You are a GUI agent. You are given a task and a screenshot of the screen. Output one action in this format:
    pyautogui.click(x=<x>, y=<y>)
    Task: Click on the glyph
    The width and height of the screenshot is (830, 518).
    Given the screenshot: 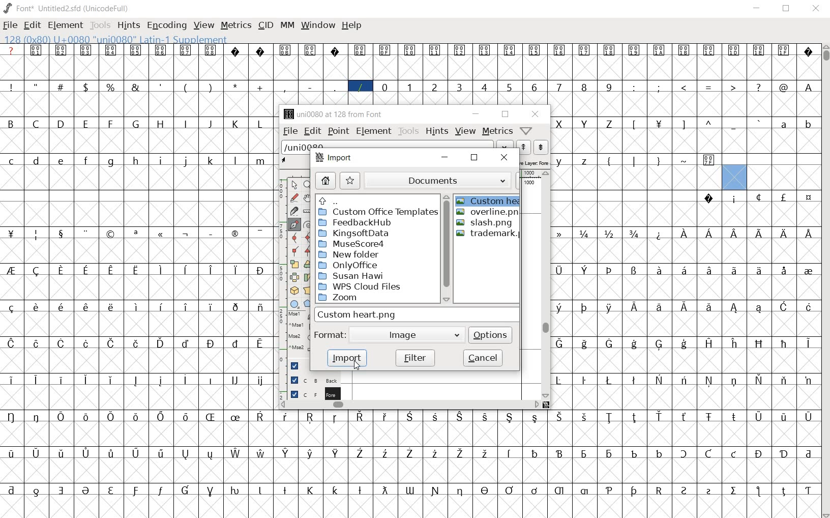 What is the action you would take?
    pyautogui.click(x=785, y=271)
    